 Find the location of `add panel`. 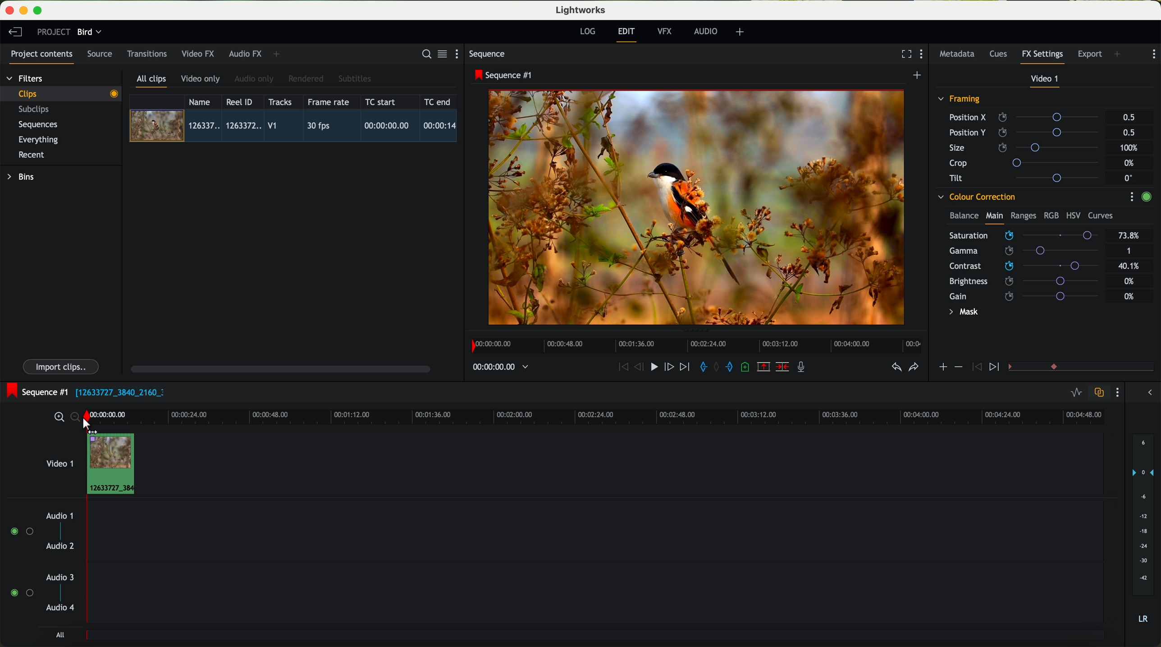

add panel is located at coordinates (1120, 55).